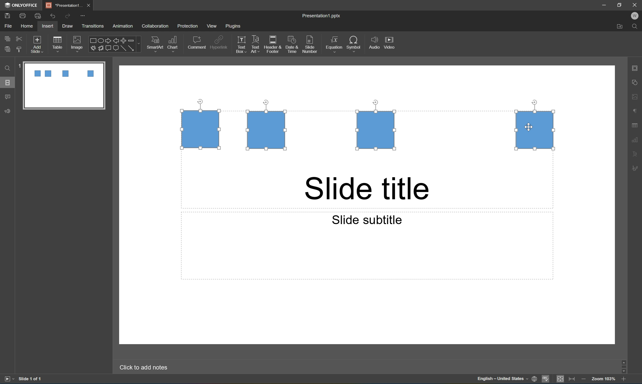  I want to click on print, so click(22, 15).